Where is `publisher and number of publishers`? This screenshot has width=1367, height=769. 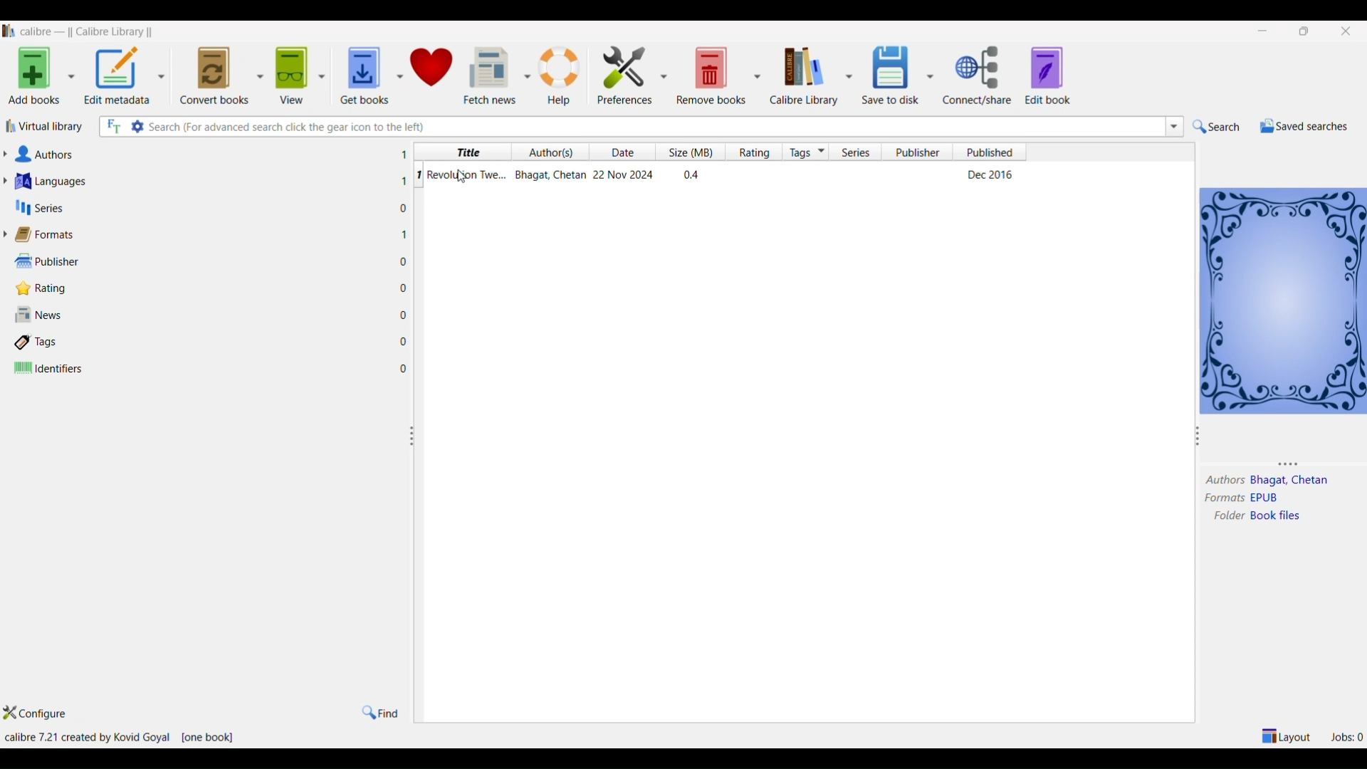 publisher and number of publishers is located at coordinates (48, 261).